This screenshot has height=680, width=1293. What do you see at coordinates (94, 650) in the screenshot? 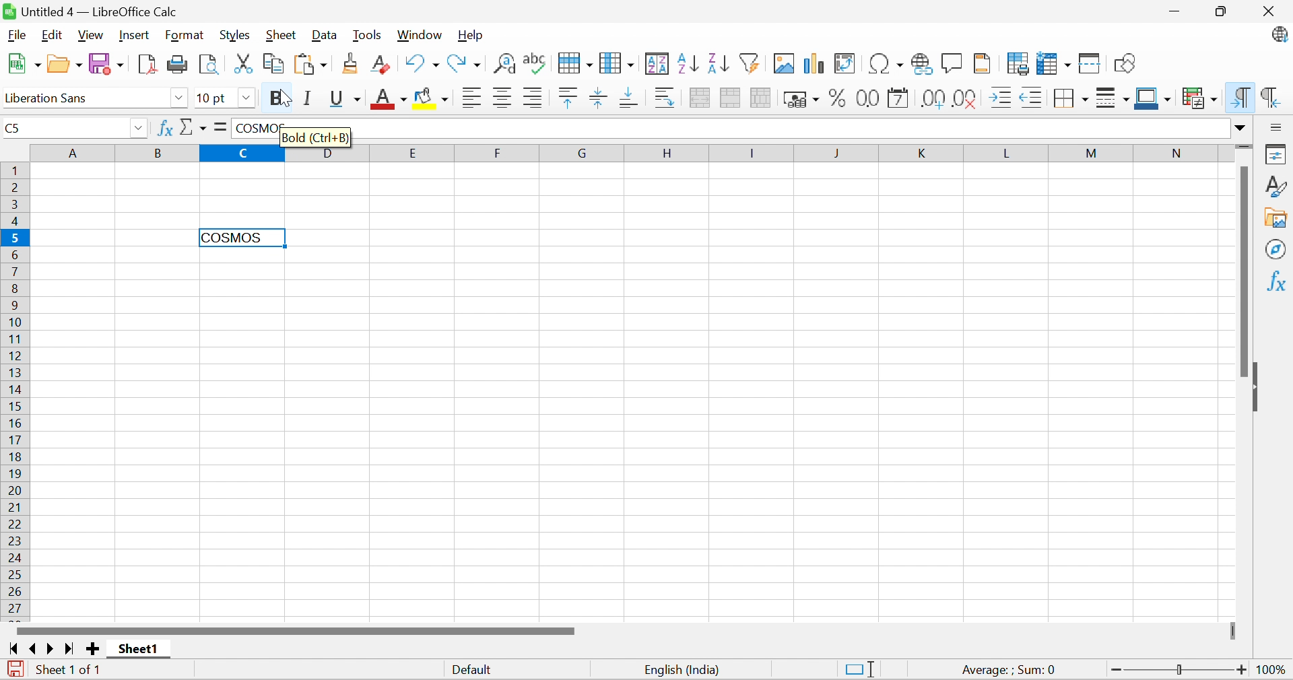
I see `Add New Sheet` at bounding box center [94, 650].